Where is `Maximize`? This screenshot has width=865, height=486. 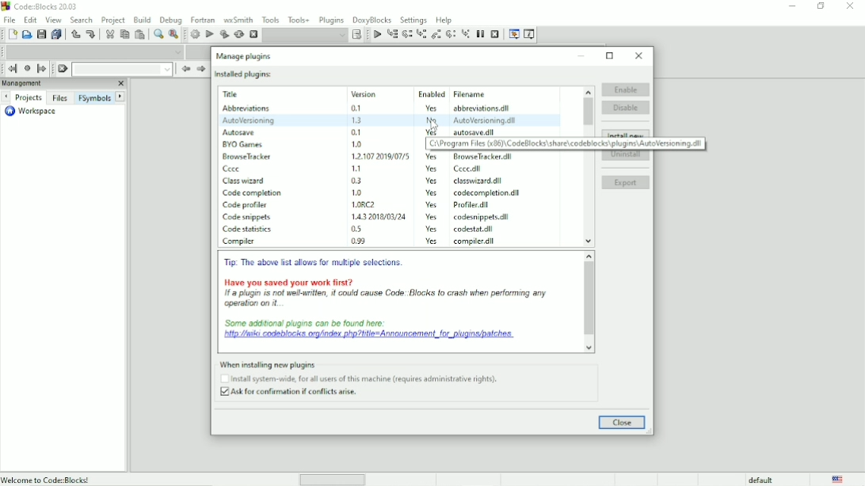 Maximize is located at coordinates (611, 55).